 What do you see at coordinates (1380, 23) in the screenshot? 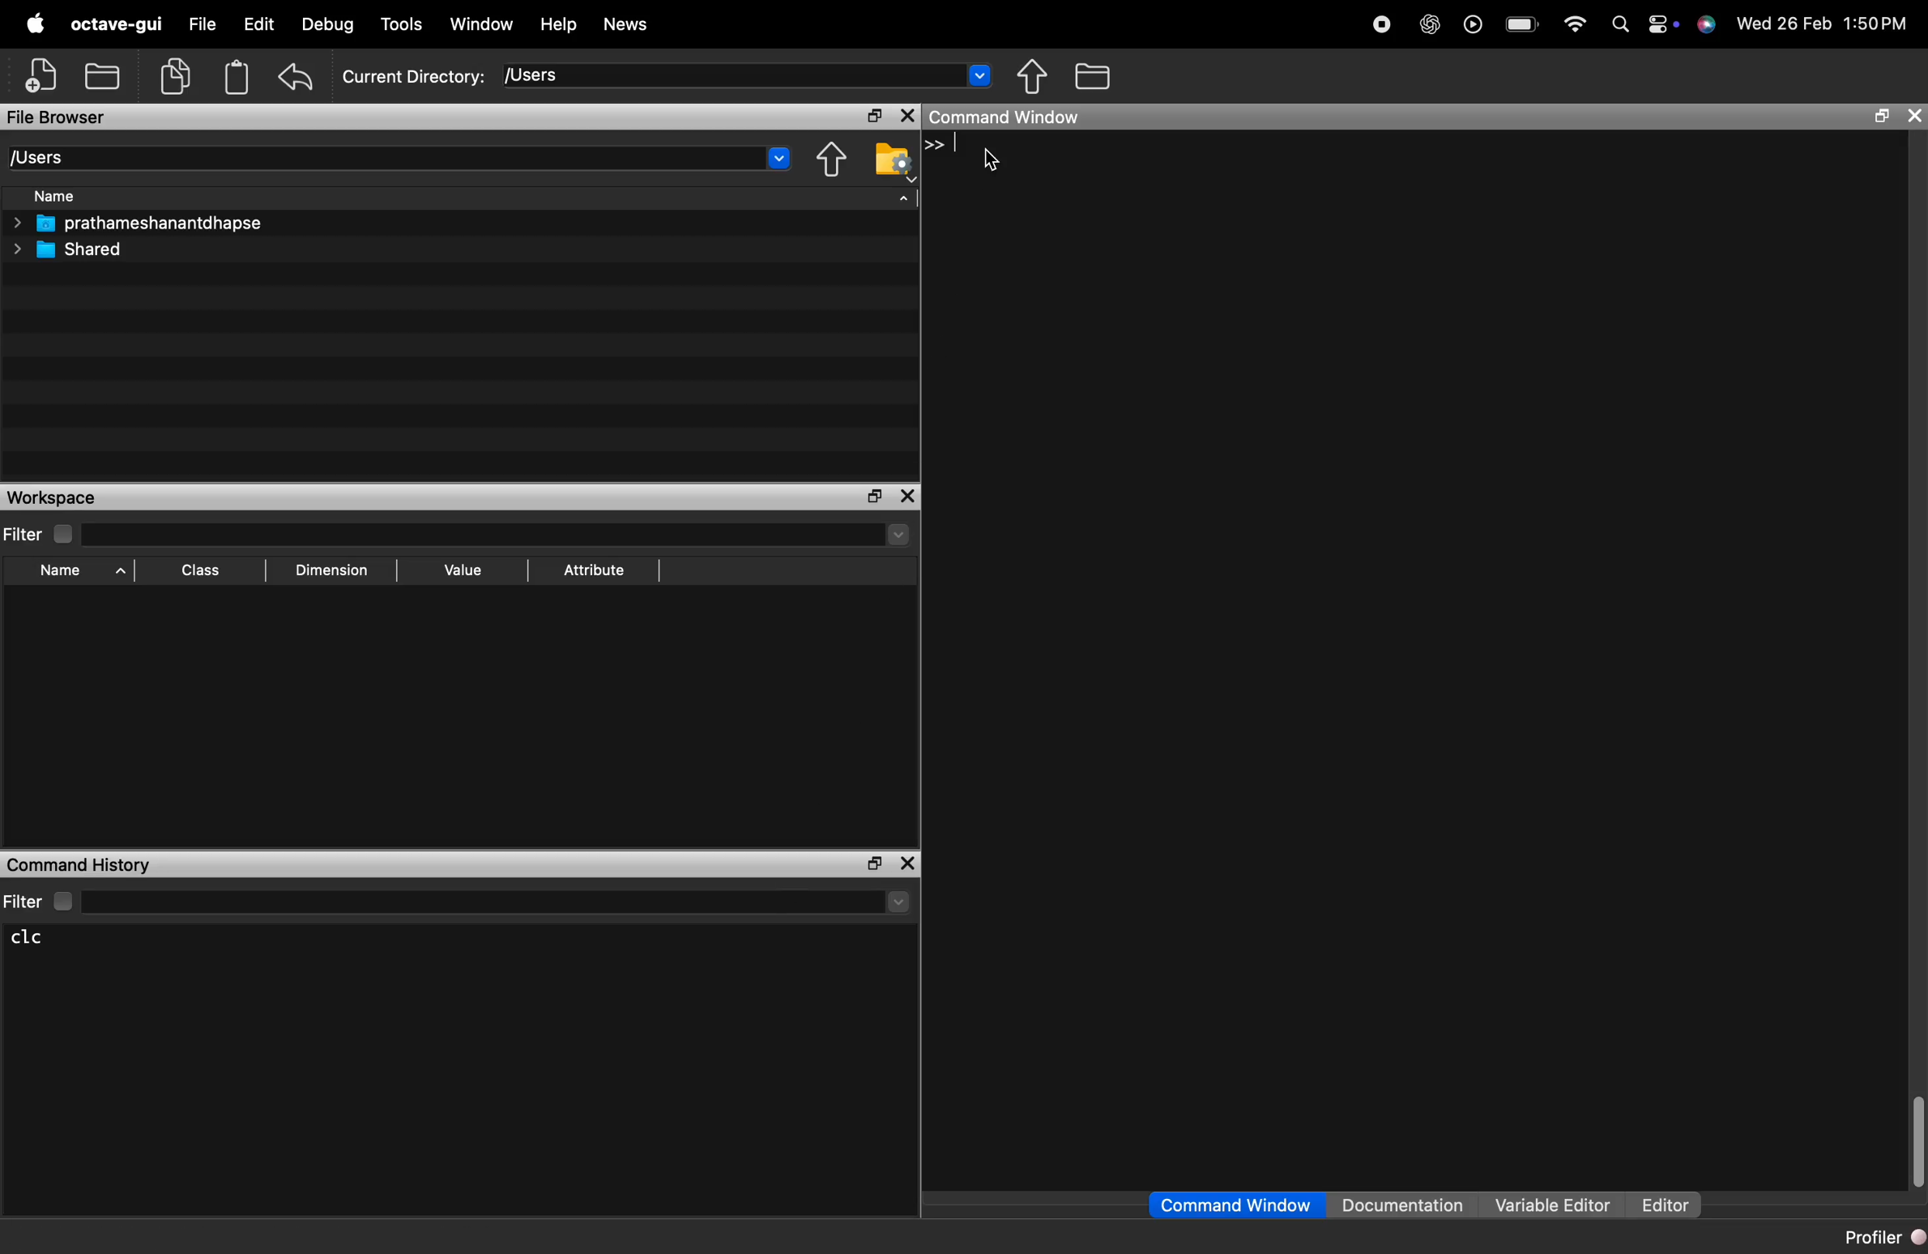
I see `Recorder` at bounding box center [1380, 23].